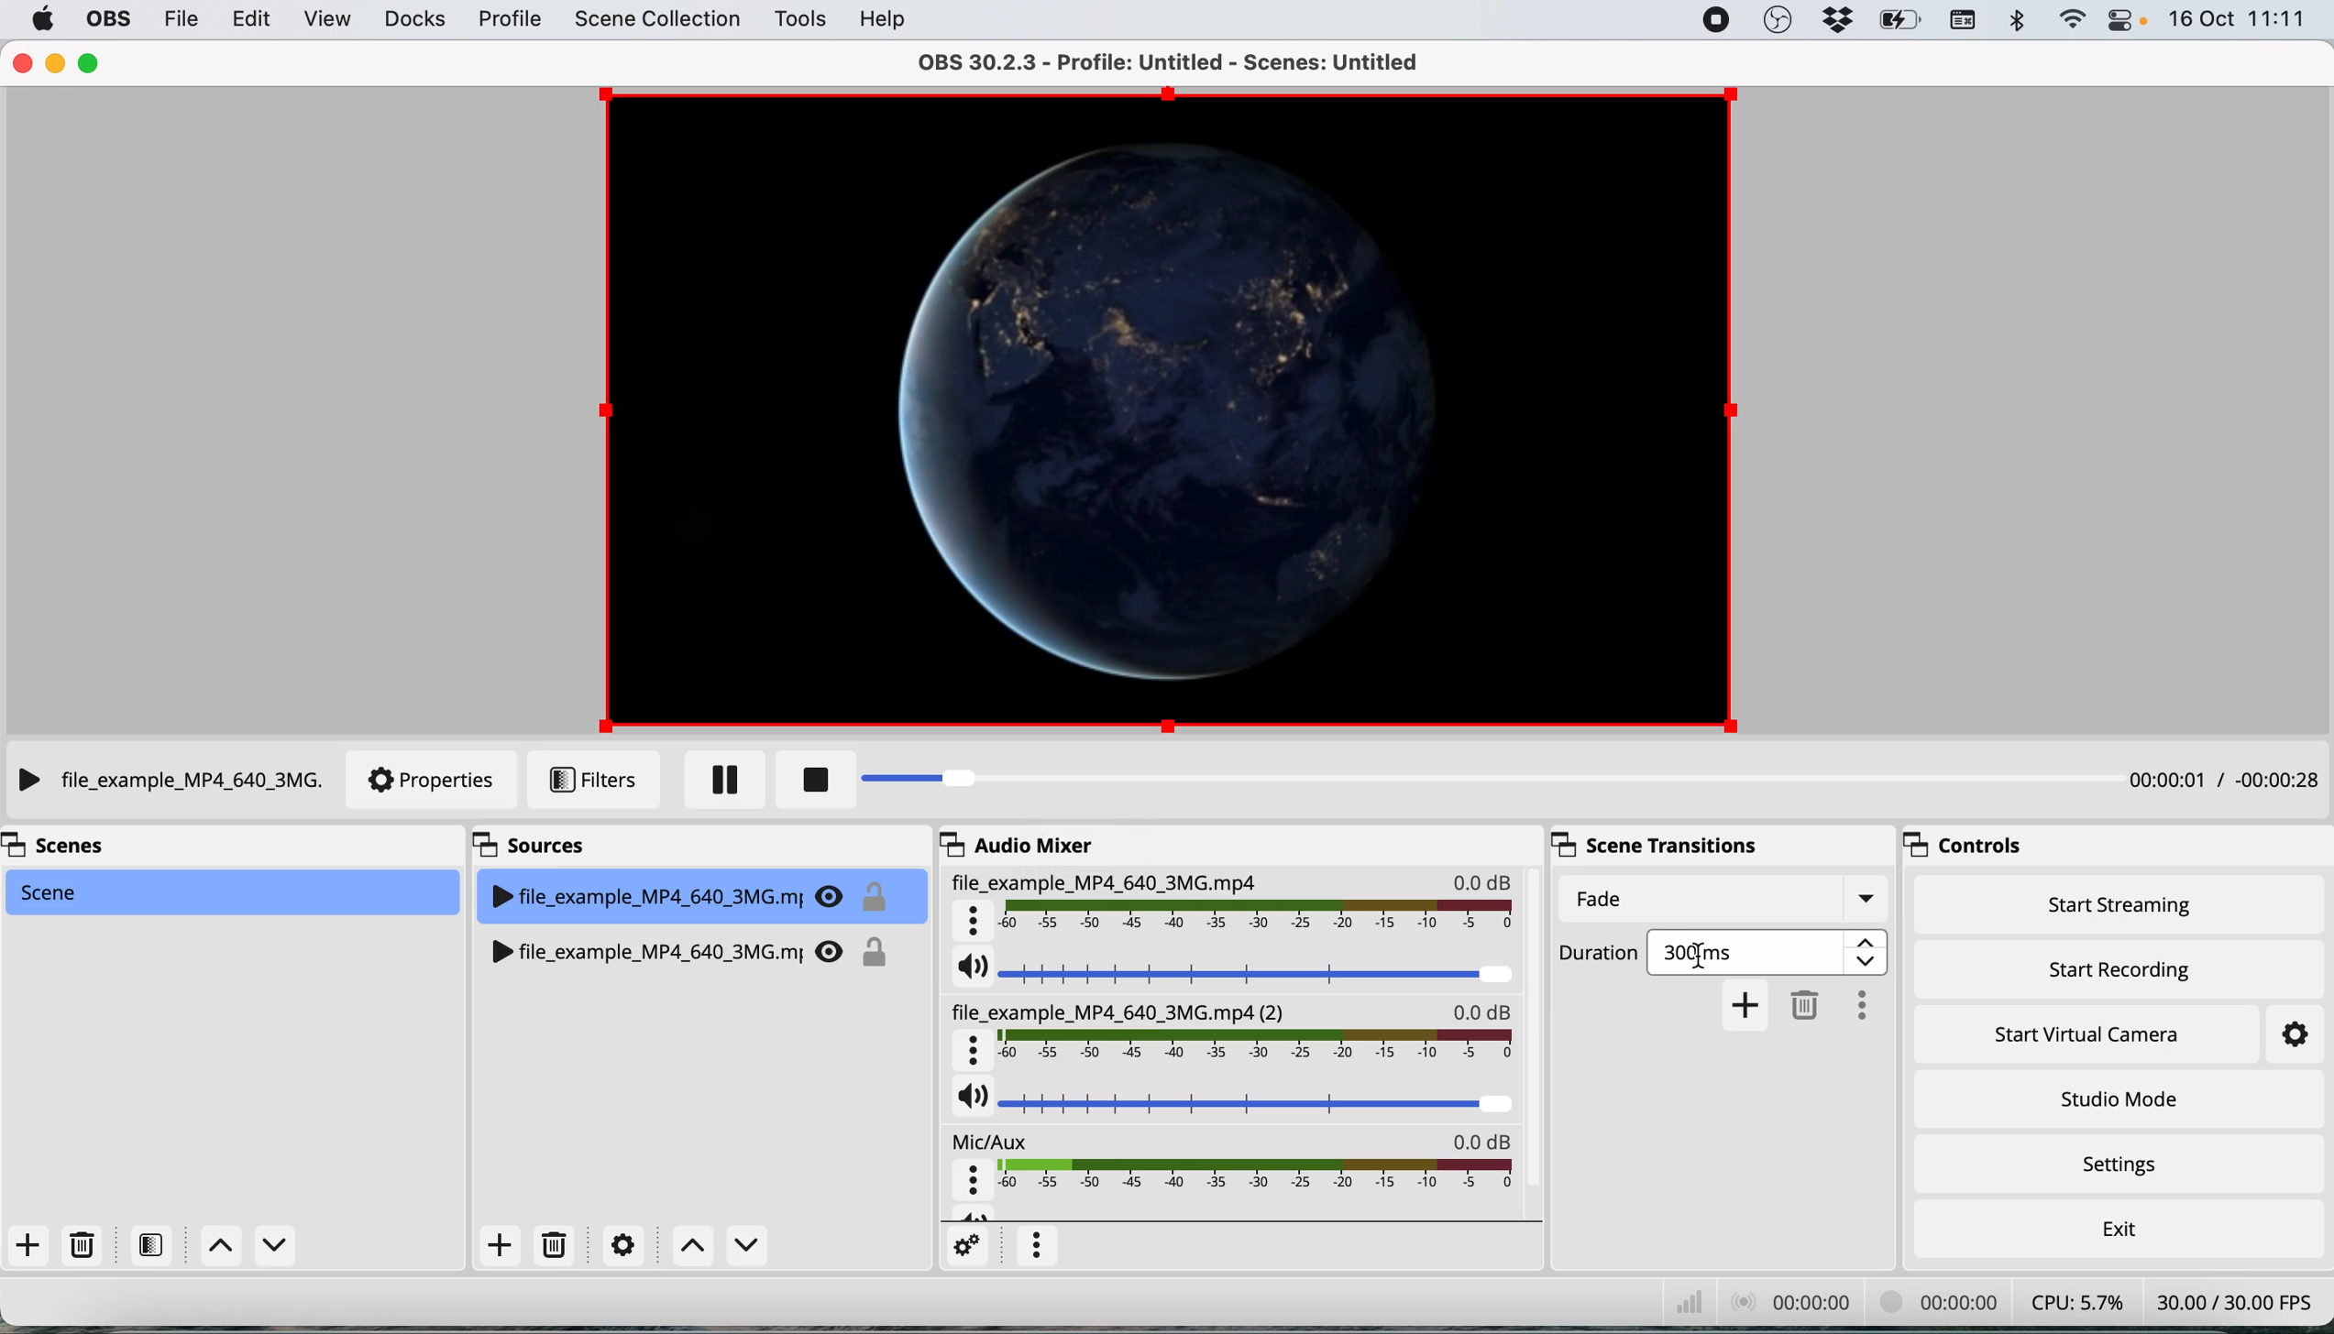 The image size is (2334, 1334). What do you see at coordinates (2116, 1165) in the screenshot?
I see `settings` at bounding box center [2116, 1165].